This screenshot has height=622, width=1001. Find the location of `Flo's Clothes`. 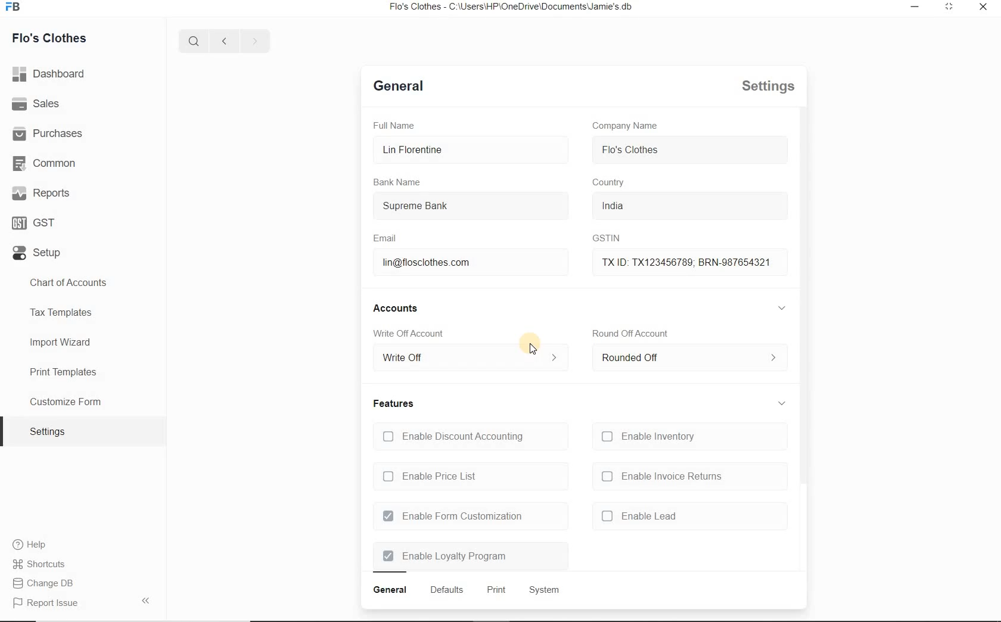

Flo's Clothes is located at coordinates (51, 38).